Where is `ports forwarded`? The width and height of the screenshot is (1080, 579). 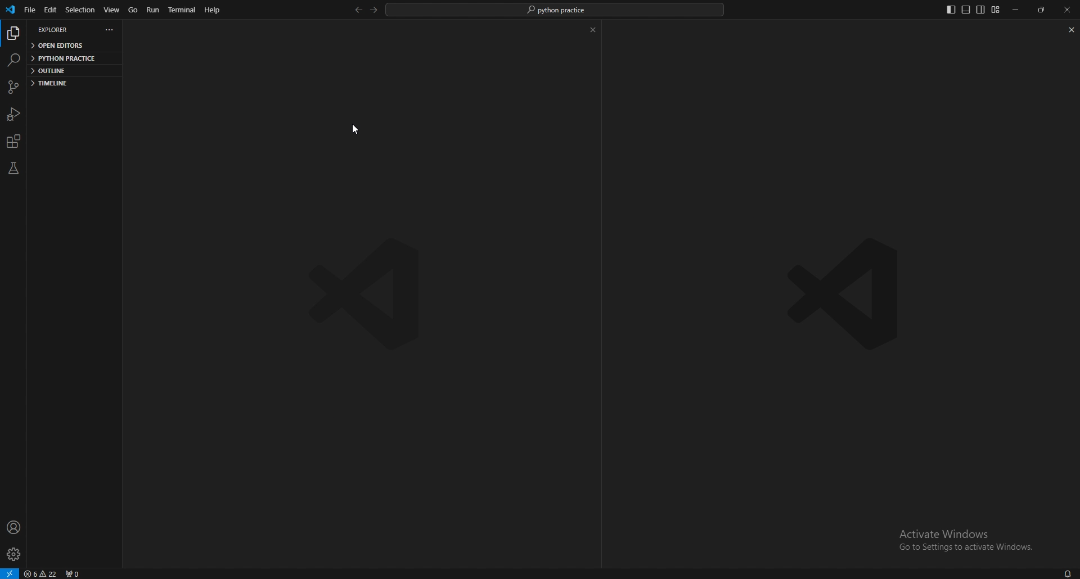
ports forwarded is located at coordinates (73, 573).